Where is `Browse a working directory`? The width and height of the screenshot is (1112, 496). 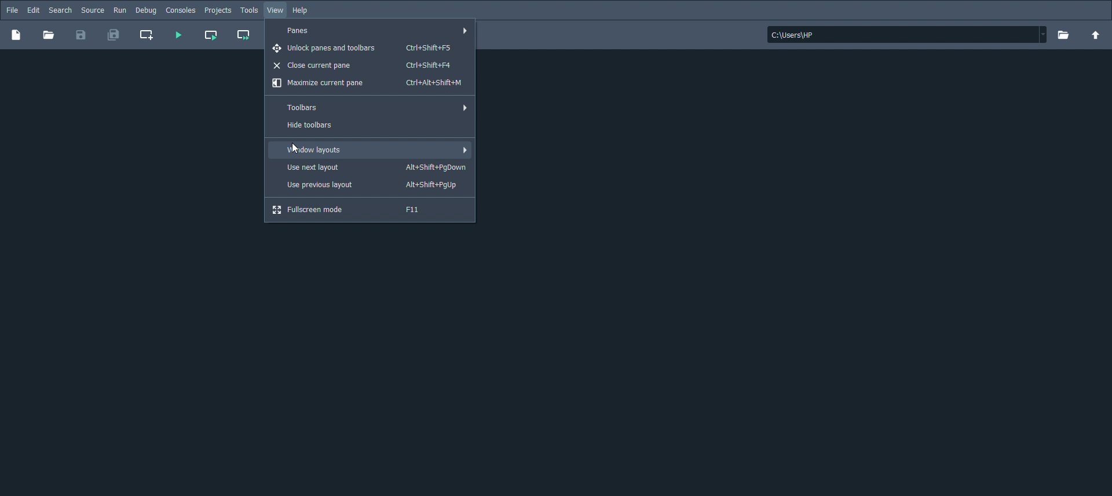
Browse a working directory is located at coordinates (1065, 35).